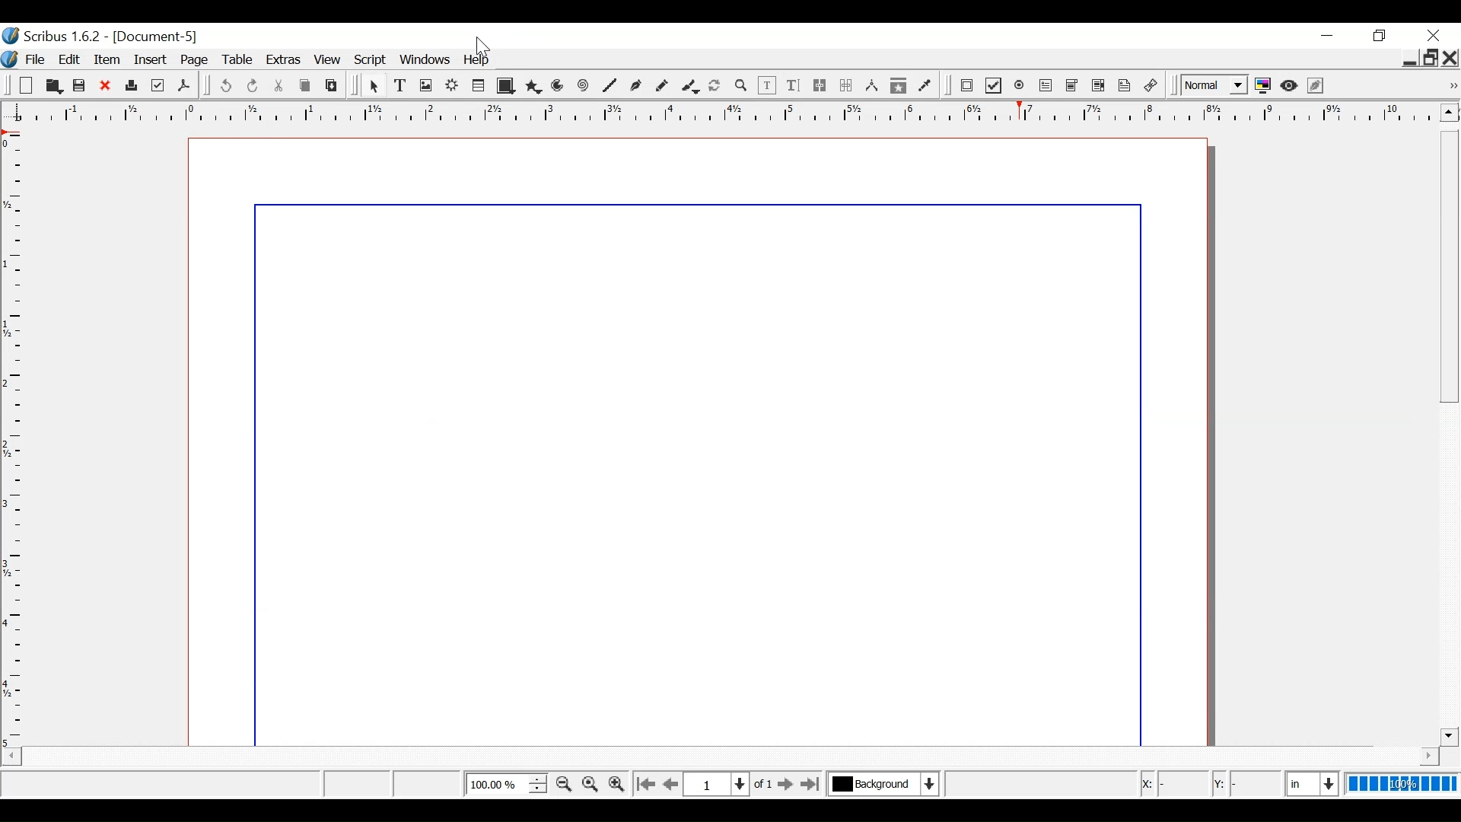  I want to click on Bezier curve, so click(634, 86).